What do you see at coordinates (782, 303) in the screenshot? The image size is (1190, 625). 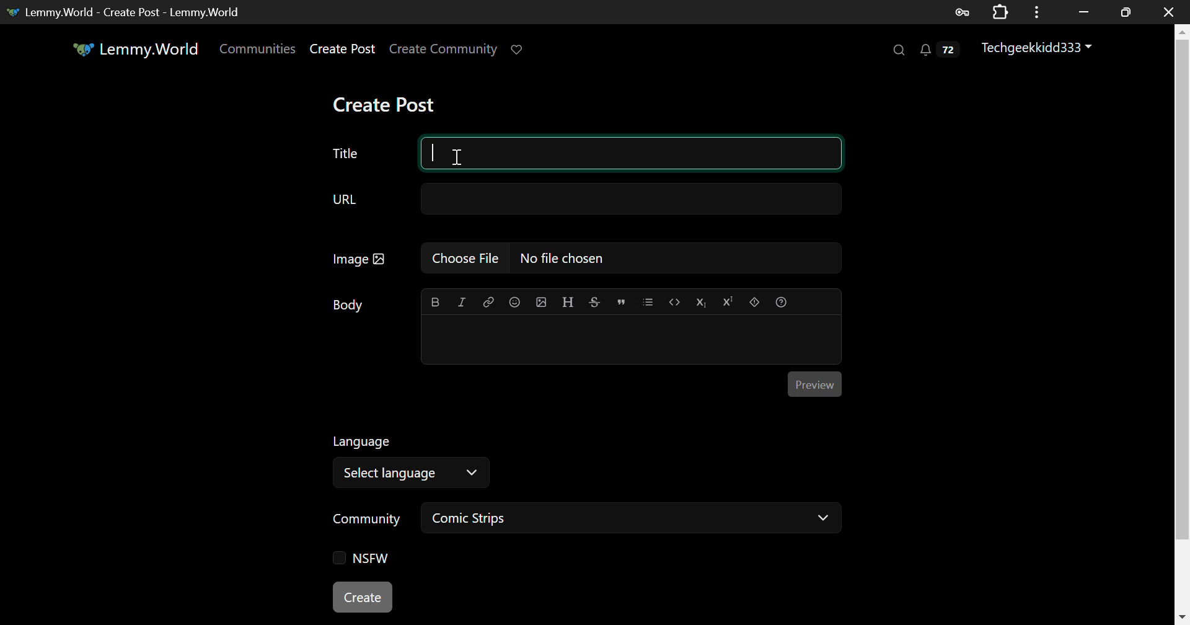 I see `Formatting Help` at bounding box center [782, 303].